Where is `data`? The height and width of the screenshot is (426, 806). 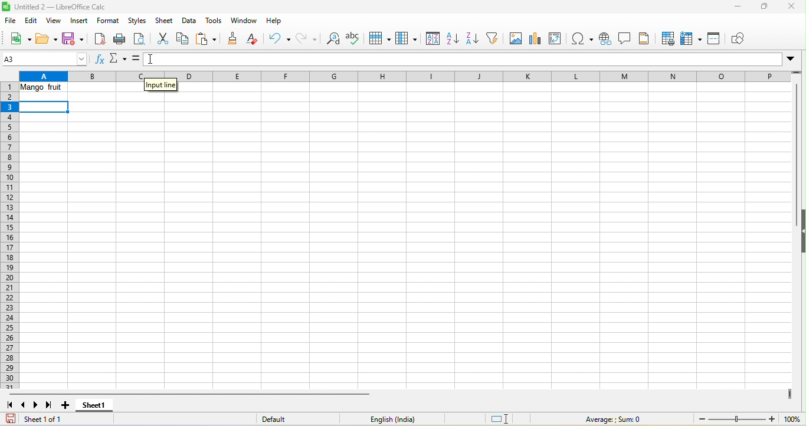 data is located at coordinates (191, 21).